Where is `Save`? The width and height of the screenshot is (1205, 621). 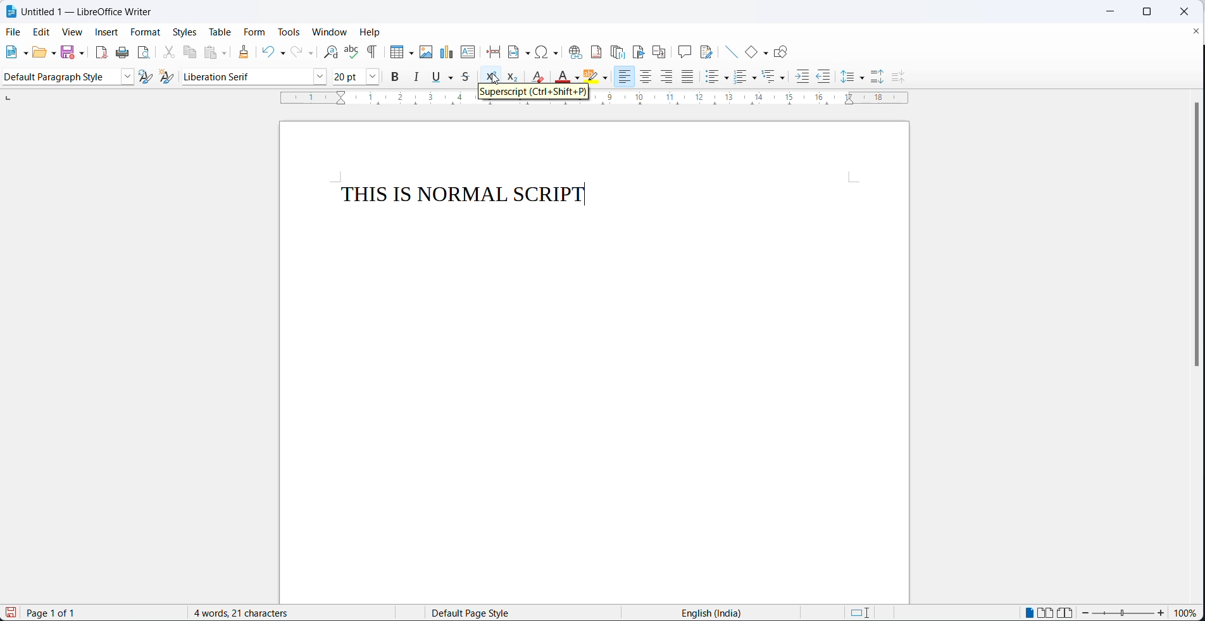
Save is located at coordinates (9, 613).